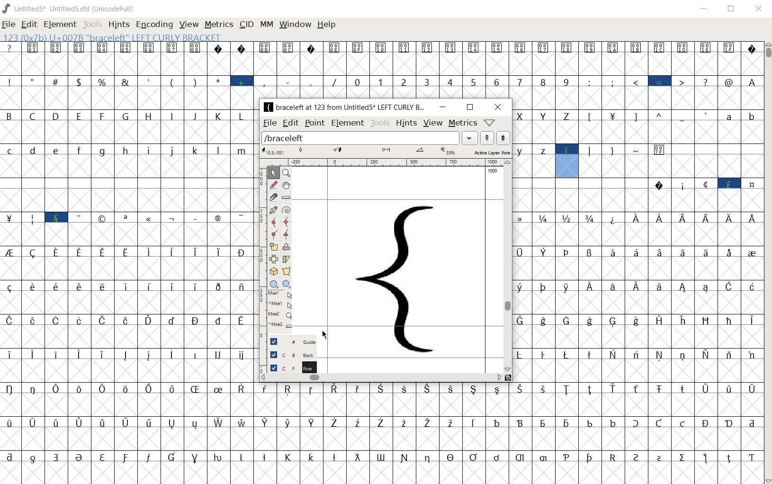  Describe the element at coordinates (348, 123) in the screenshot. I see `Element` at that location.